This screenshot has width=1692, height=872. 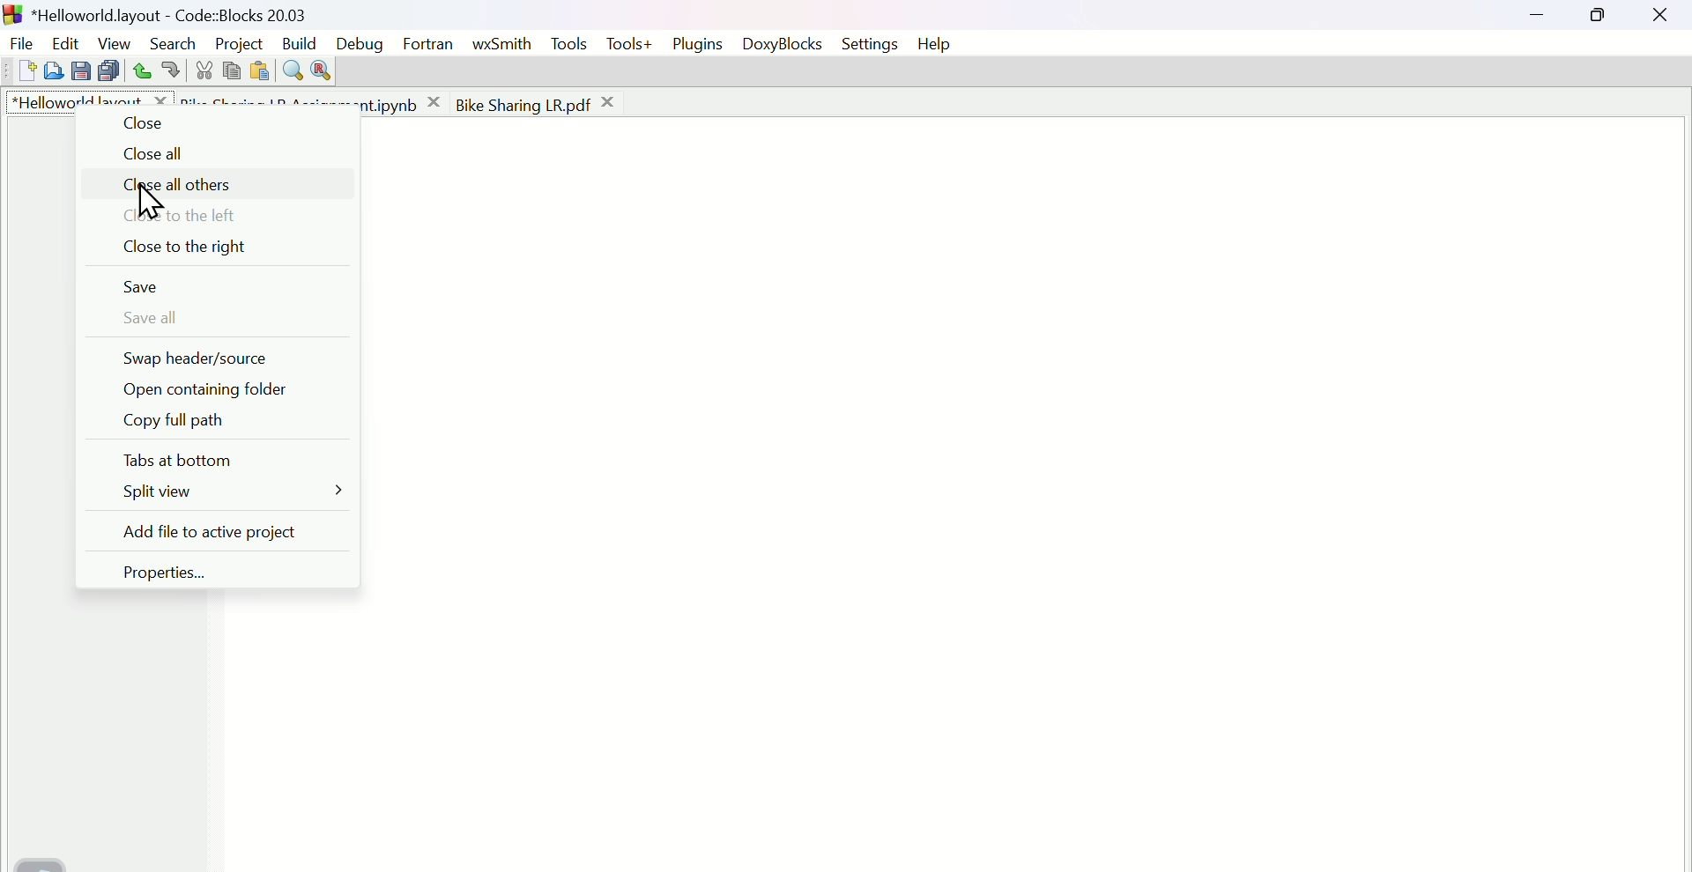 What do you see at coordinates (299, 41) in the screenshot?
I see `Build` at bounding box center [299, 41].